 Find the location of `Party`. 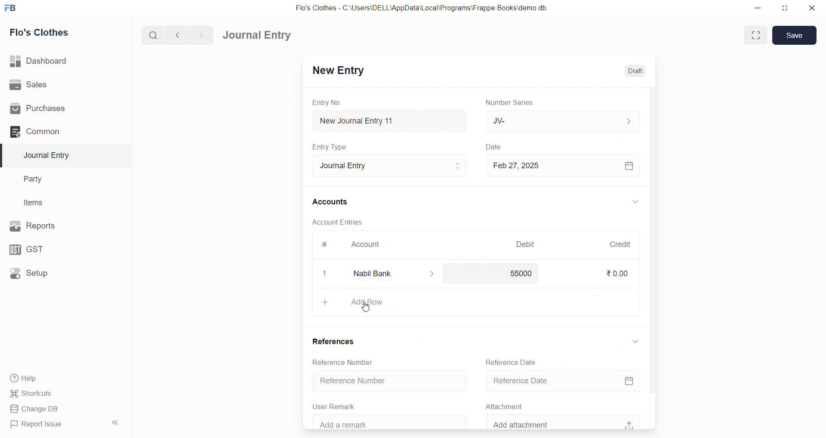

Party is located at coordinates (38, 178).